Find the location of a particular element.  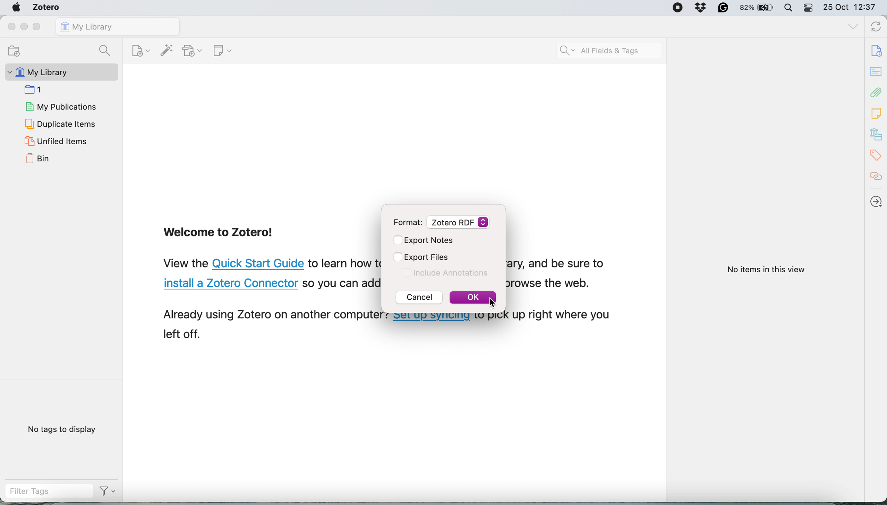

list all tabs is located at coordinates (853, 27).